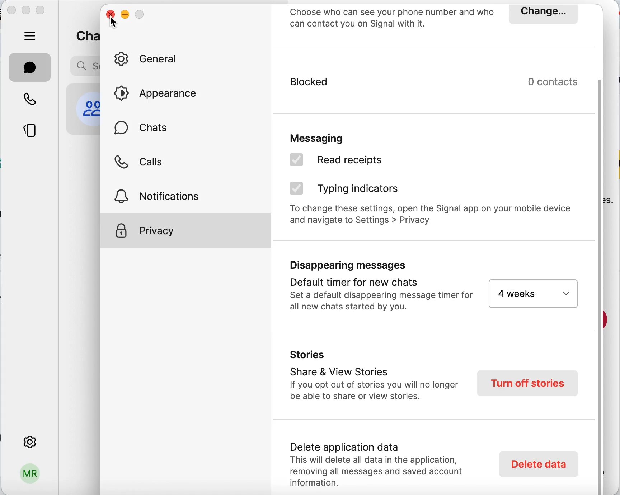 The image size is (620, 495). What do you see at coordinates (126, 13) in the screenshot?
I see `minimize` at bounding box center [126, 13].